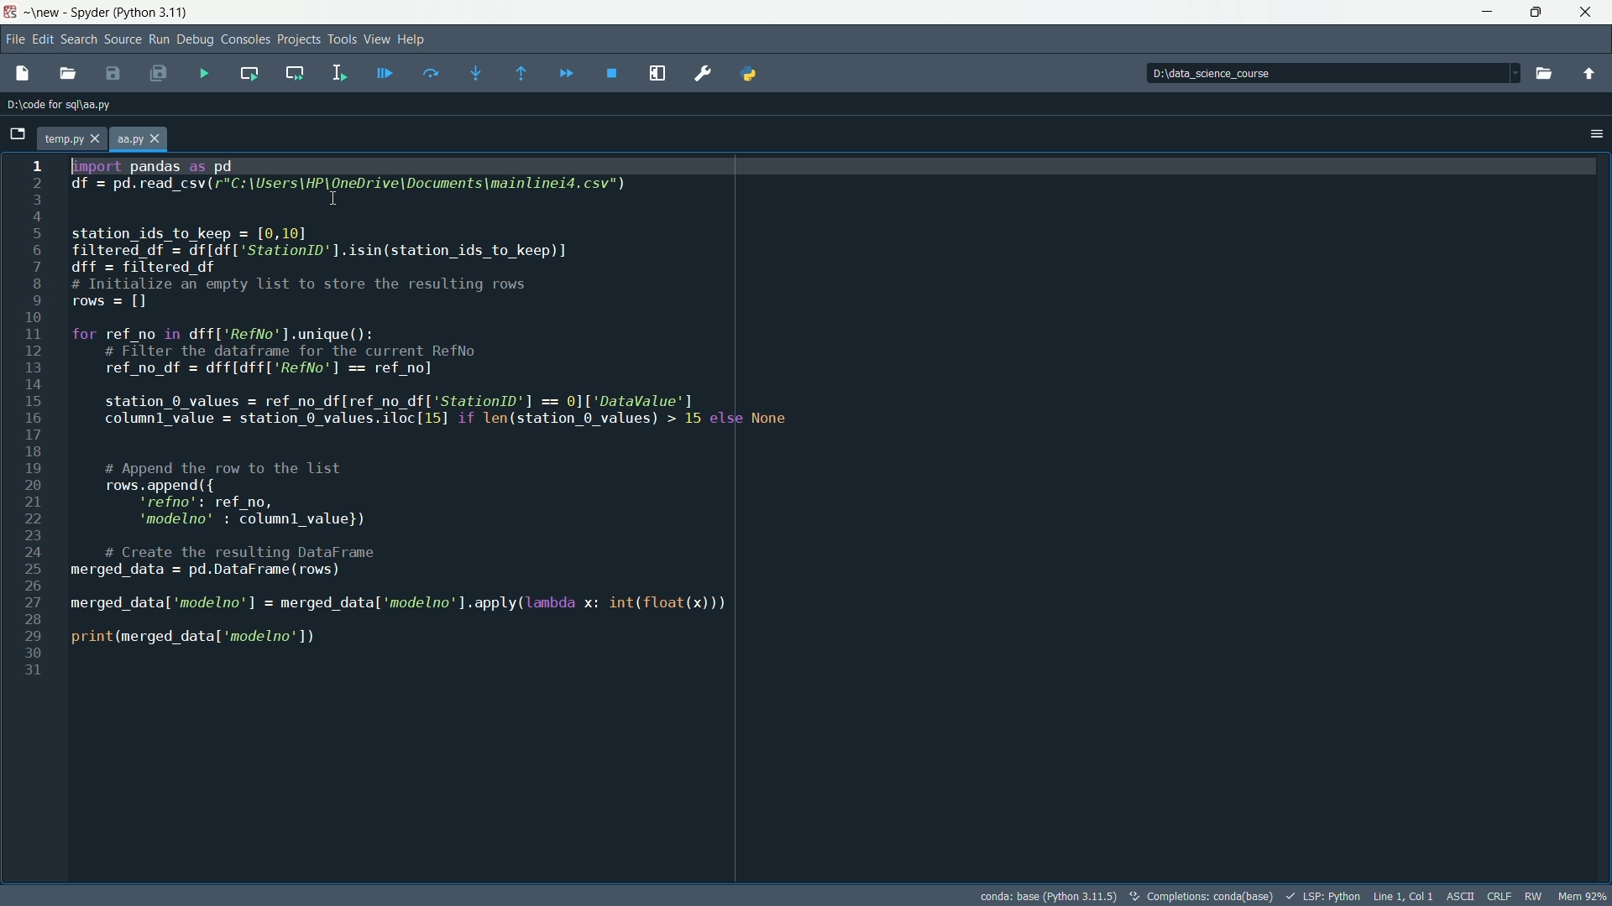 The image size is (1612, 906). I want to click on browse tab, so click(17, 134).